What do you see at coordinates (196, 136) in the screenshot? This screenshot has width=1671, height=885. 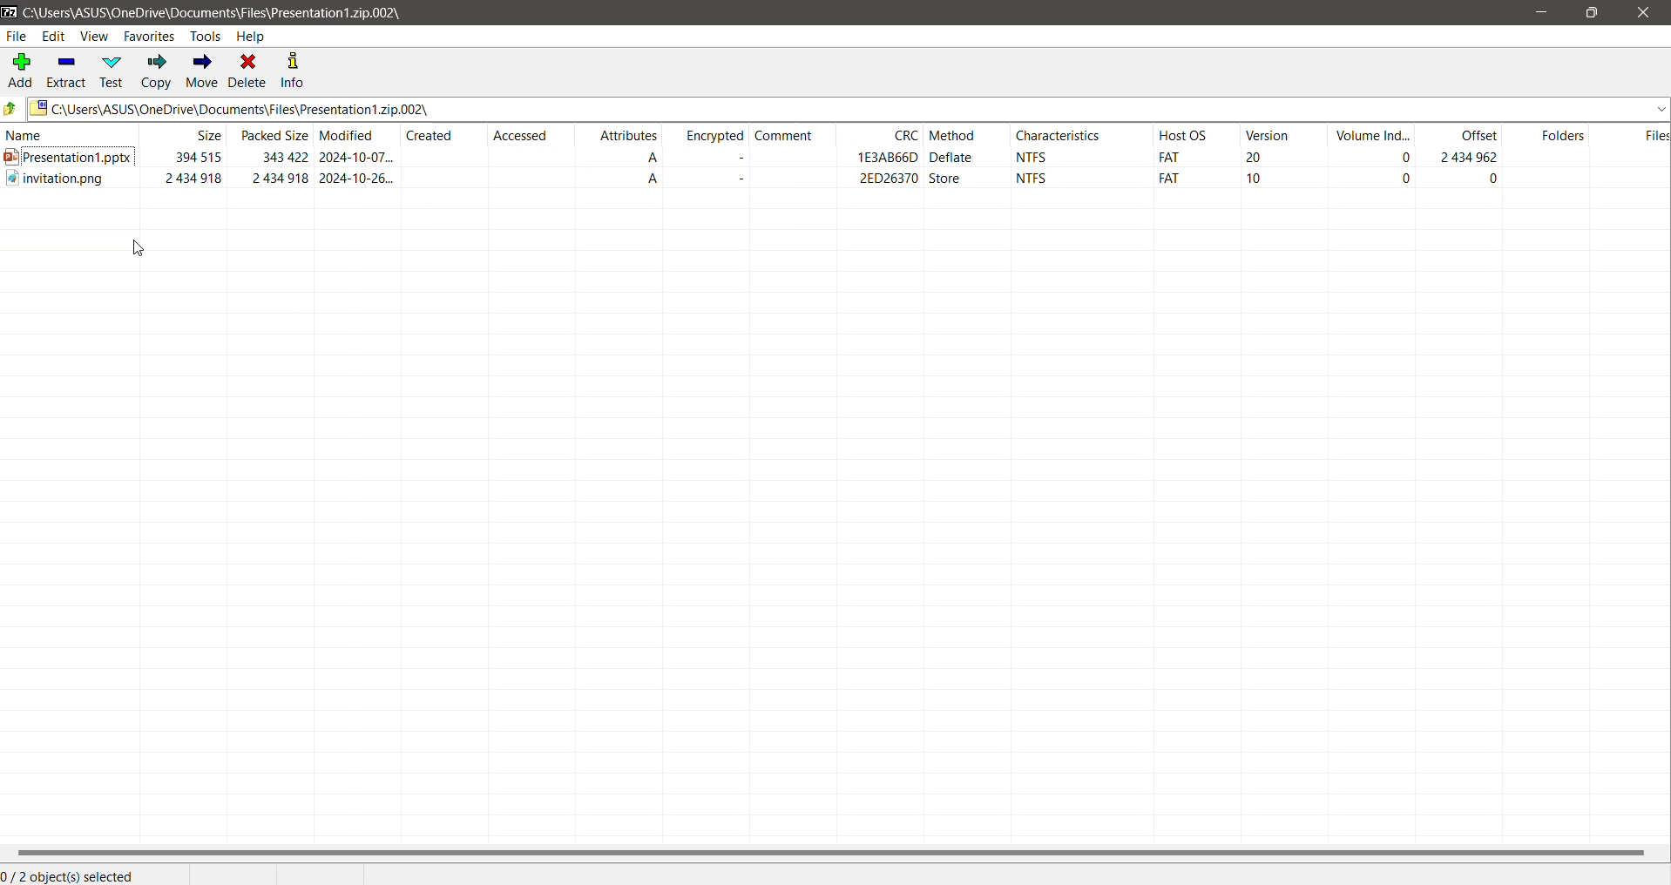 I see `Size` at bounding box center [196, 136].